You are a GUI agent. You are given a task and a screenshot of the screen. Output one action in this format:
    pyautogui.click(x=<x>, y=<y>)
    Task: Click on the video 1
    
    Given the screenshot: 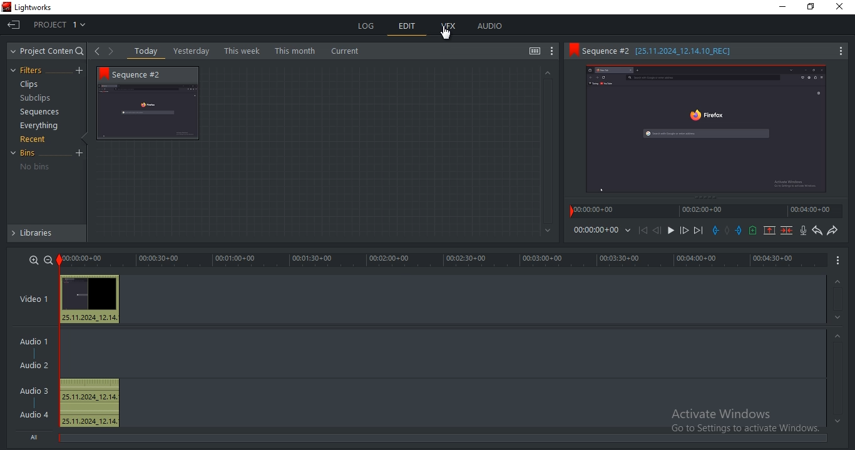 What is the action you would take?
    pyautogui.click(x=34, y=299)
    